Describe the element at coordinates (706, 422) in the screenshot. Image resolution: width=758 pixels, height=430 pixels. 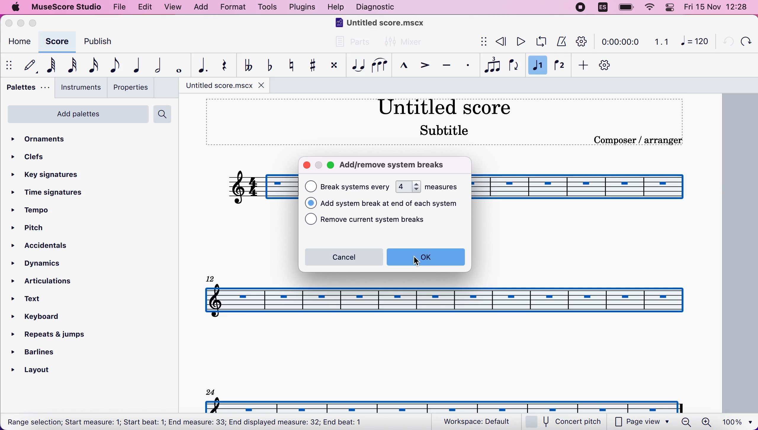
I see `zoom in` at that location.